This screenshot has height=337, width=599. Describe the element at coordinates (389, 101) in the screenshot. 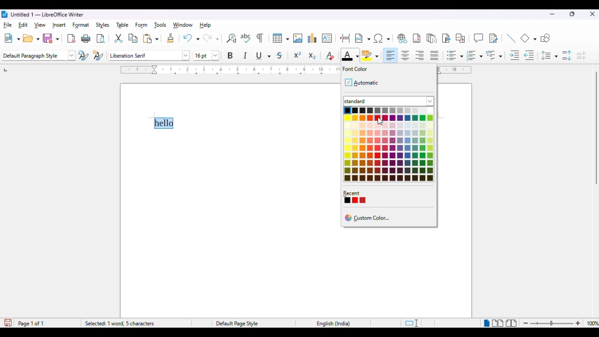

I see `standard` at that location.